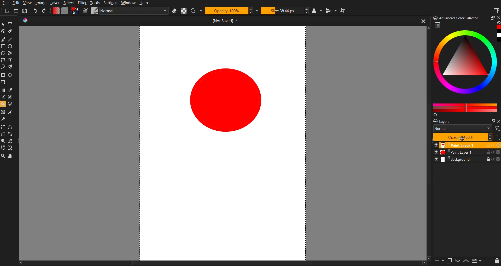 Image resolution: width=501 pixels, height=266 pixels. I want to click on Gradient, so click(56, 11).